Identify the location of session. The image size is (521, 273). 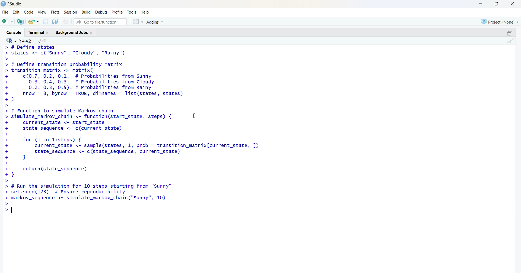
(71, 12).